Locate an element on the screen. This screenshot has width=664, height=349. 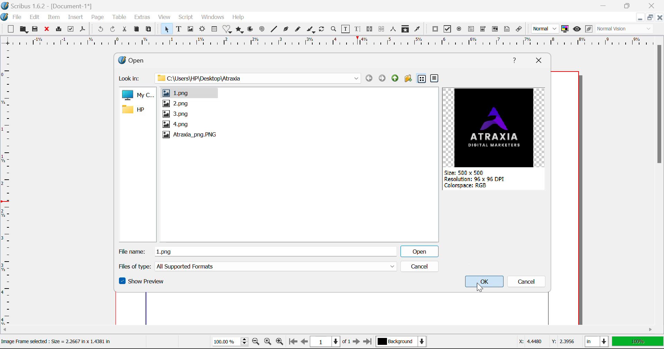
Close is located at coordinates (538, 60).